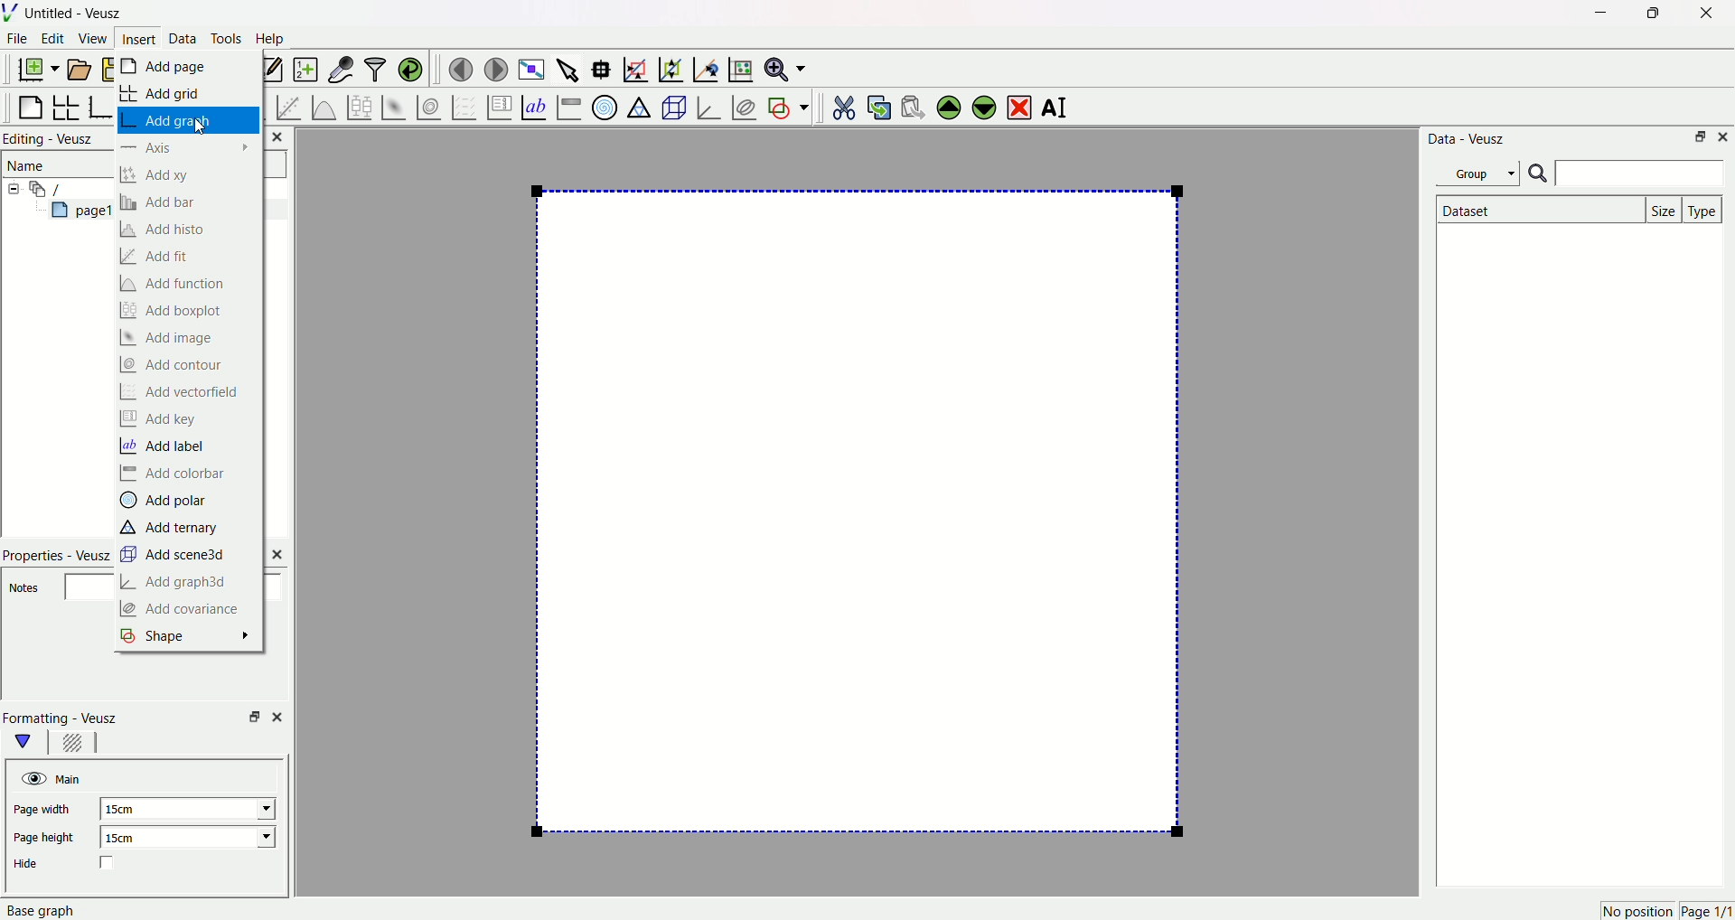 This screenshot has width=1735, height=920. Describe the element at coordinates (1706, 912) in the screenshot. I see `page 1/1` at that location.